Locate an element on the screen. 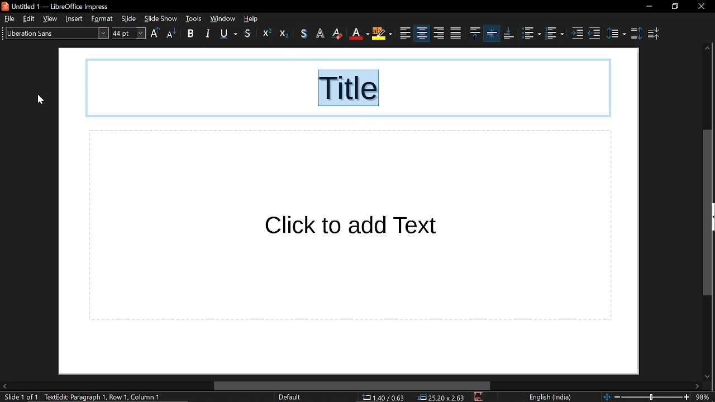  move up is located at coordinates (707, 49).